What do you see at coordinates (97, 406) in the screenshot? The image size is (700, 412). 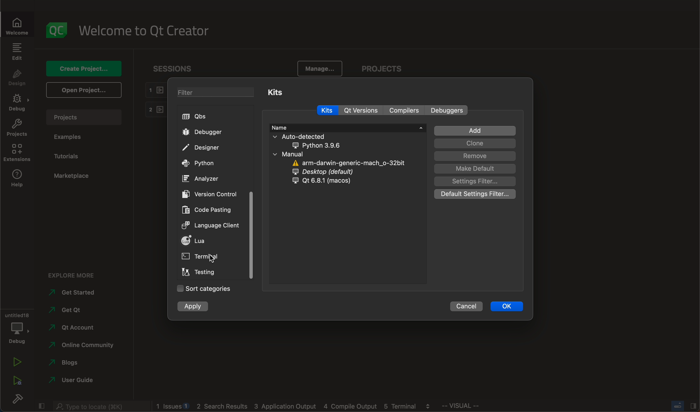 I see `search bar` at bounding box center [97, 406].